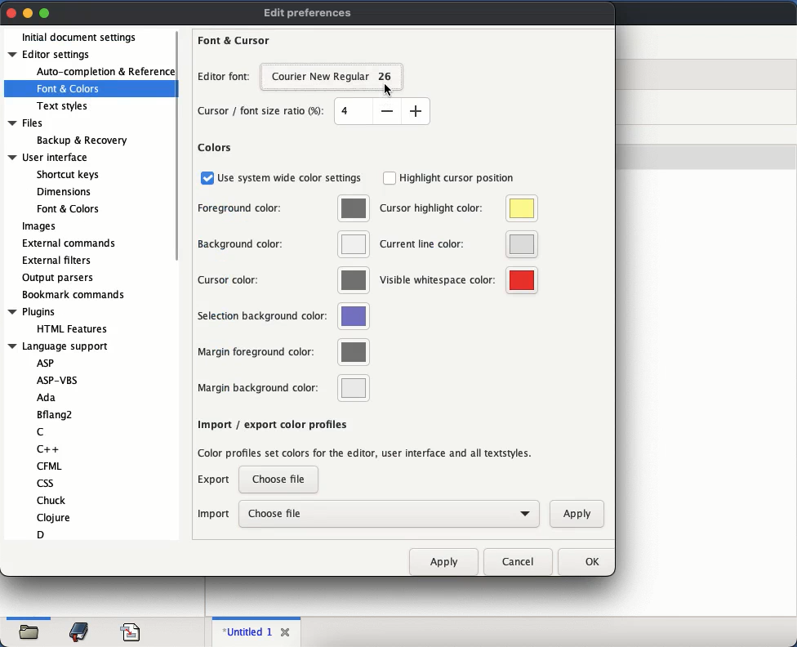  What do you see at coordinates (72, 243) in the screenshot?
I see `external commands` at bounding box center [72, 243].